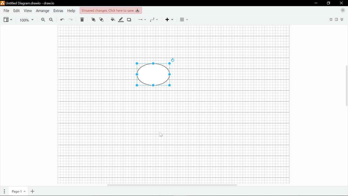 This screenshot has height=196, width=348. Describe the element at coordinates (129, 20) in the screenshot. I see `Shadow` at that location.